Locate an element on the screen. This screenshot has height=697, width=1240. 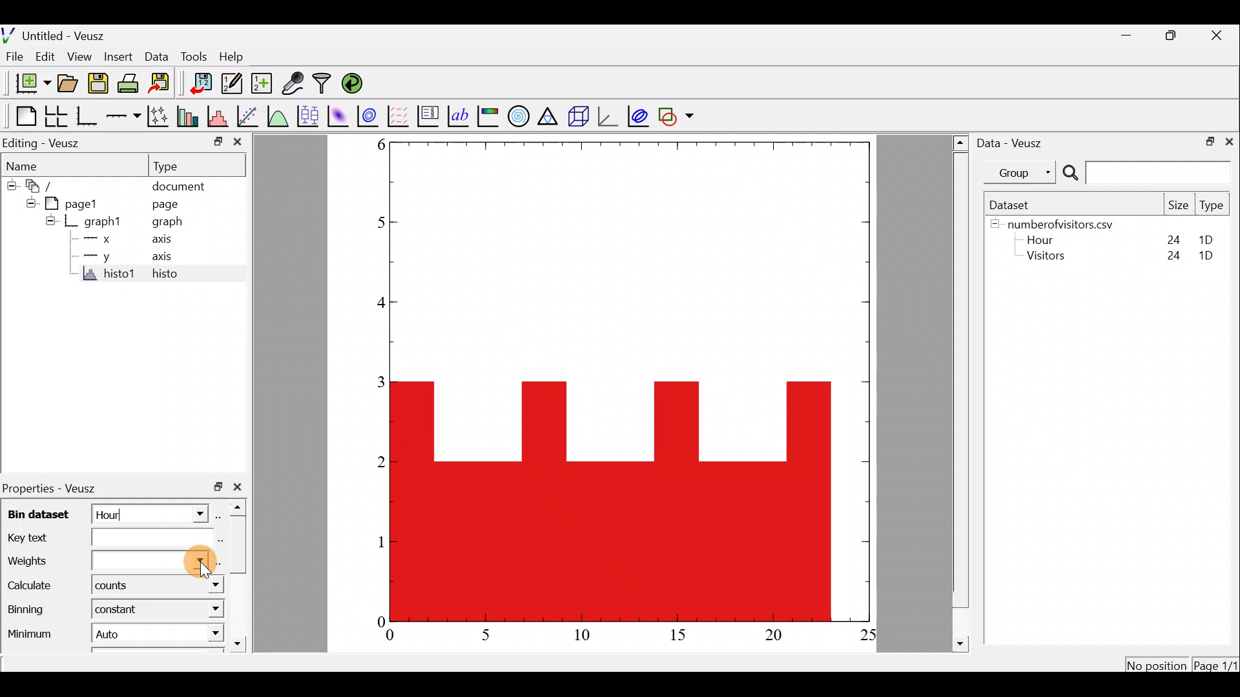
4 is located at coordinates (368, 305).